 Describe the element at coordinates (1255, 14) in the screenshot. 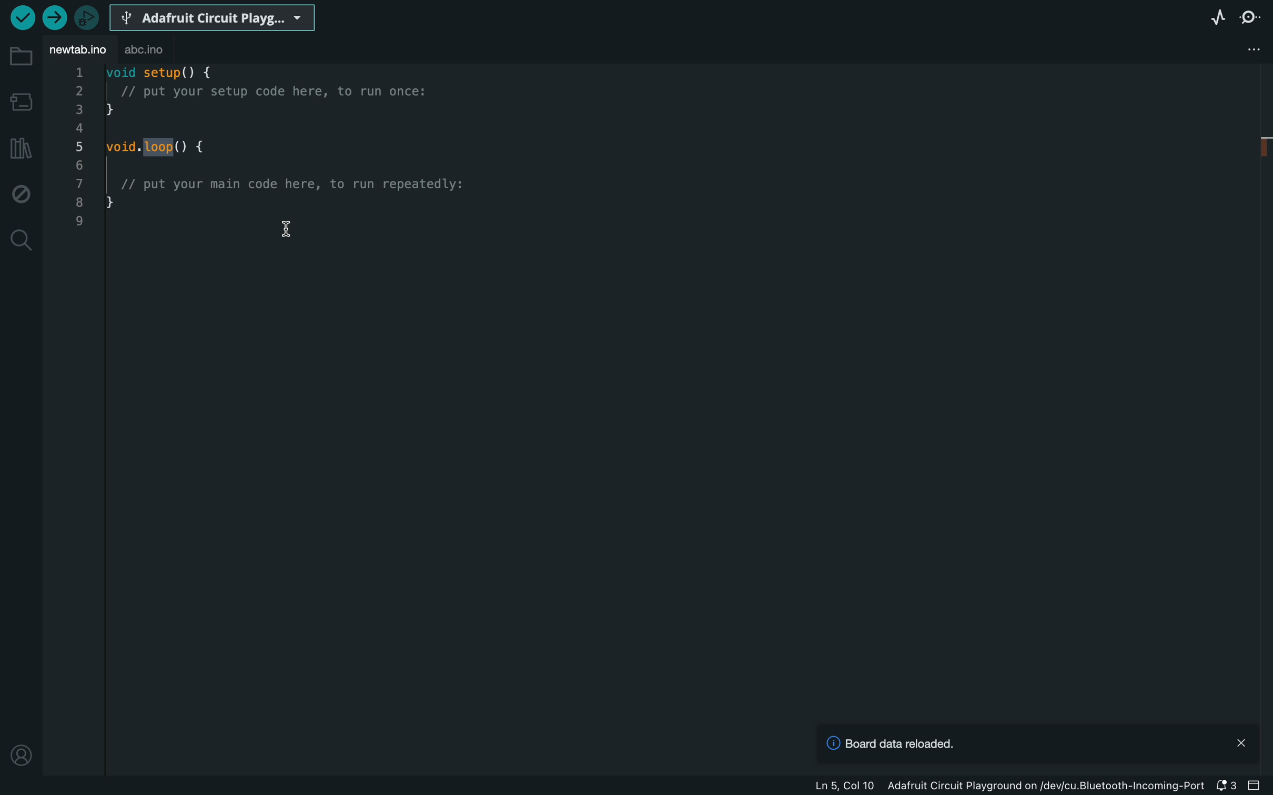

I see `serial monitor` at that location.